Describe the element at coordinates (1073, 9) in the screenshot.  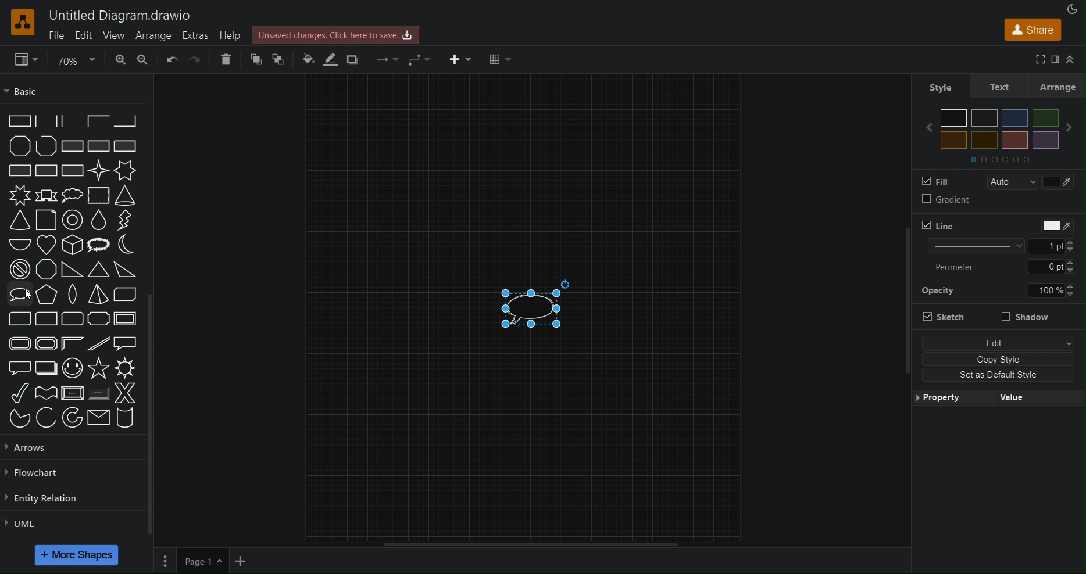
I see `Appearance` at that location.